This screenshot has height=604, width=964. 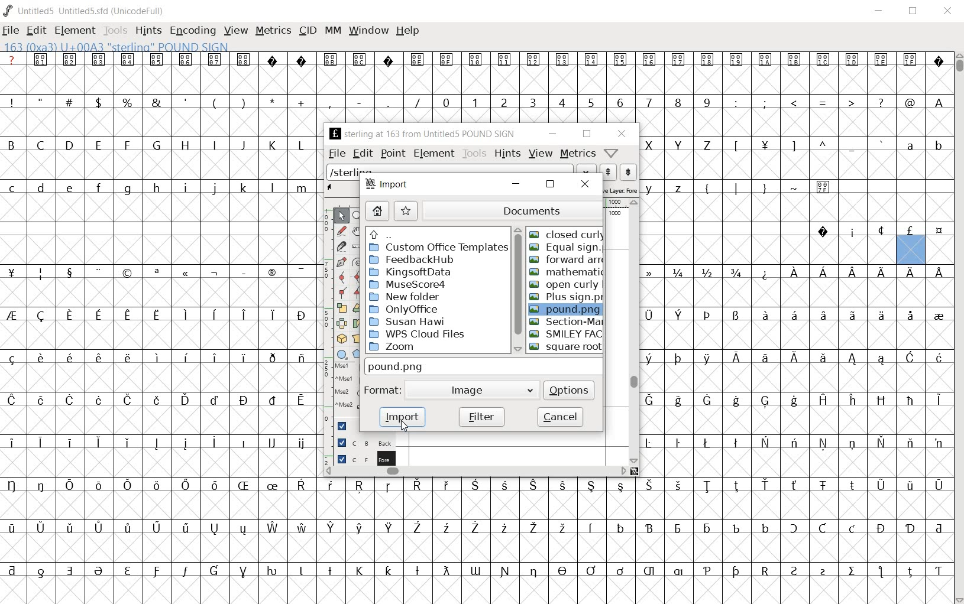 I want to click on cancel, so click(x=560, y=416).